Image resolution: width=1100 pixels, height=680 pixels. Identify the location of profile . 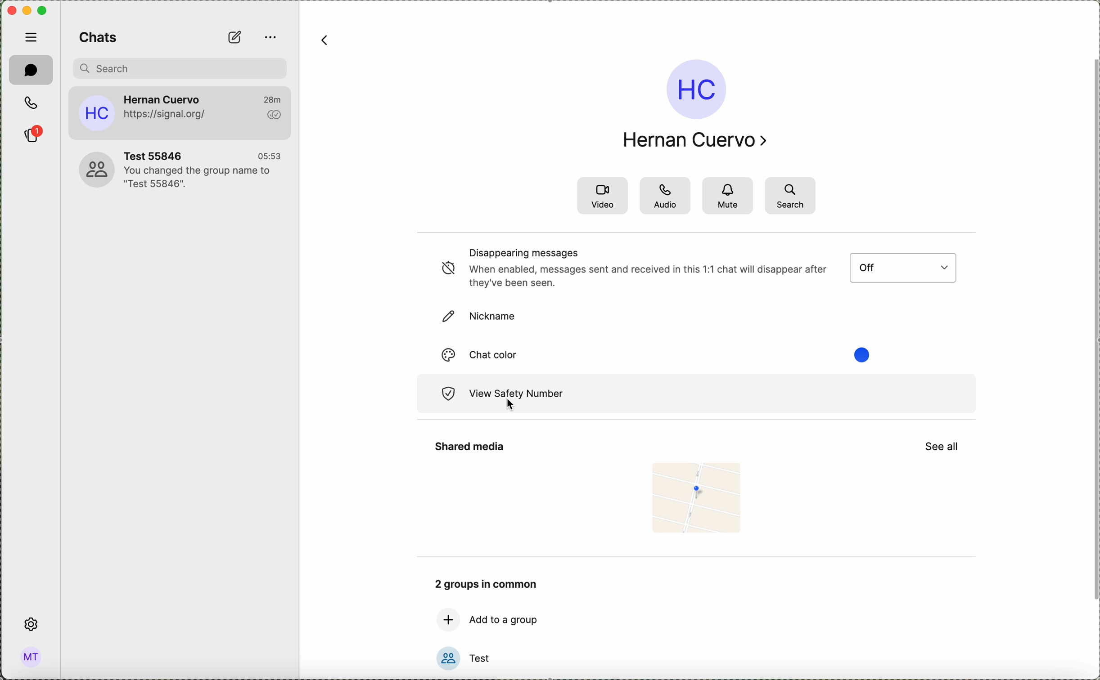
(694, 89).